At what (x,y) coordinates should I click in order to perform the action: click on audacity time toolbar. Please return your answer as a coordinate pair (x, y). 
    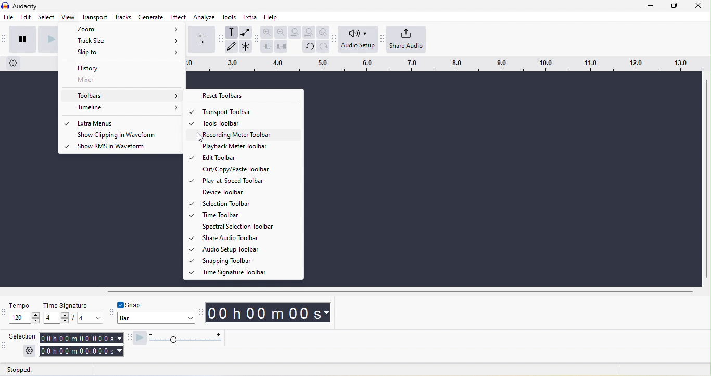
    Looking at the image, I should click on (200, 314).